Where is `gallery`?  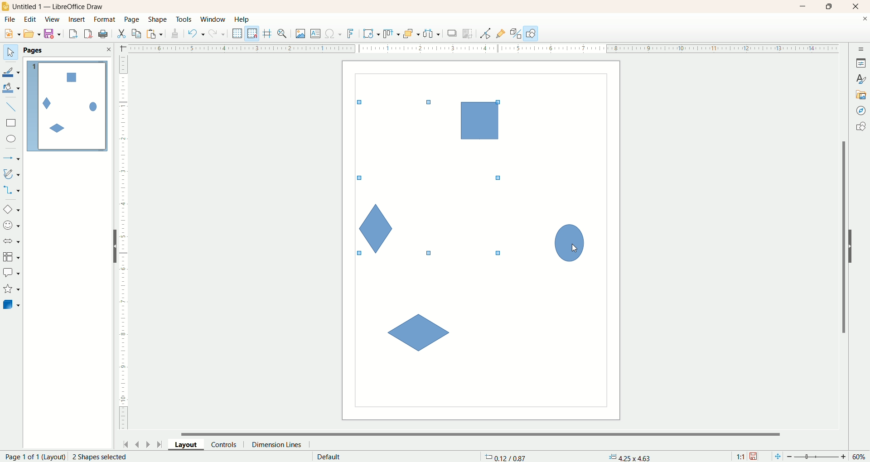 gallery is located at coordinates (861, 94).